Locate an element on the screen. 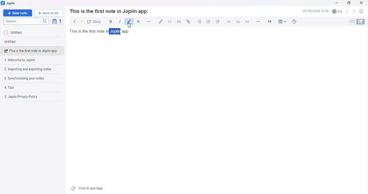 This screenshot has width=368, height=194. Synchronising your notes is located at coordinates (28, 78).